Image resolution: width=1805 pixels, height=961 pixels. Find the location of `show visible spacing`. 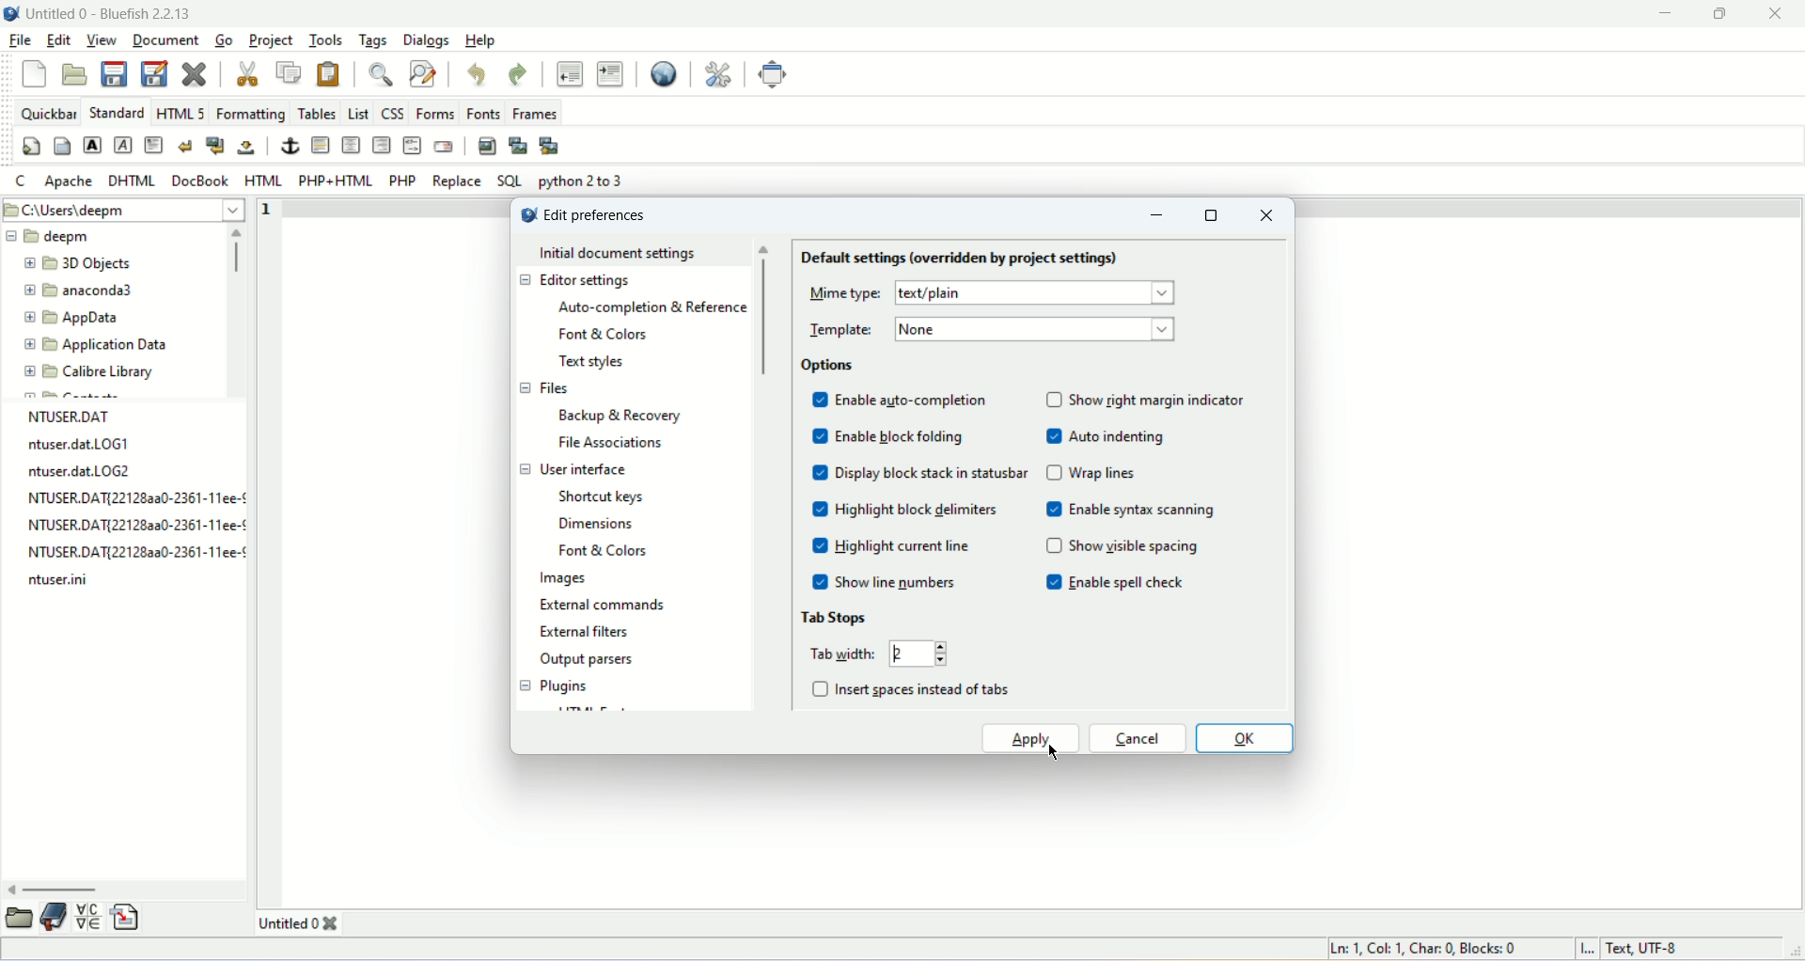

show visible spacing is located at coordinates (1132, 545).